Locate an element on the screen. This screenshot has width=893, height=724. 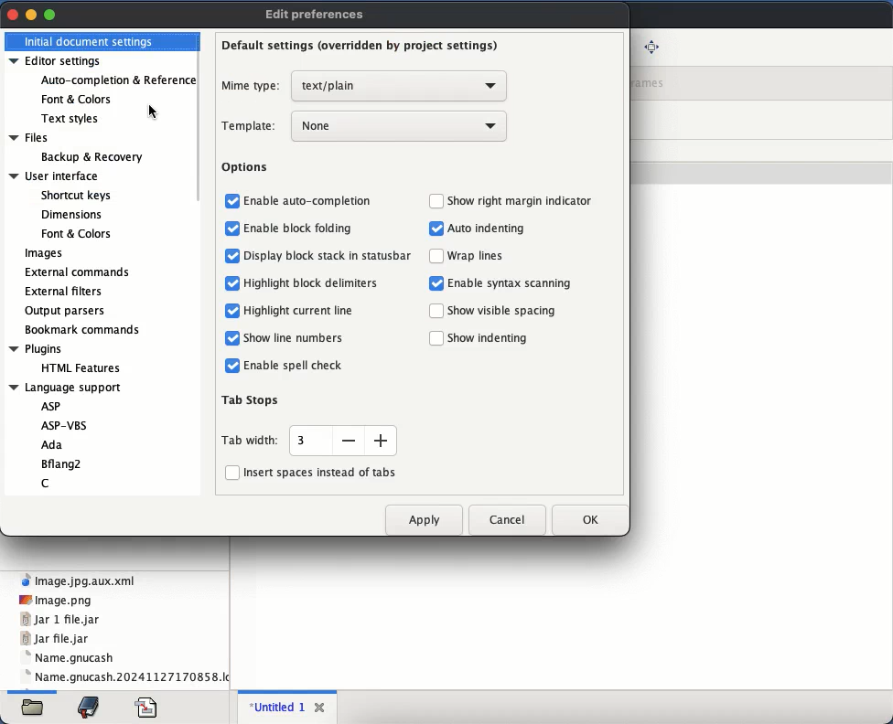
Enable spell check is located at coordinates (297, 365).